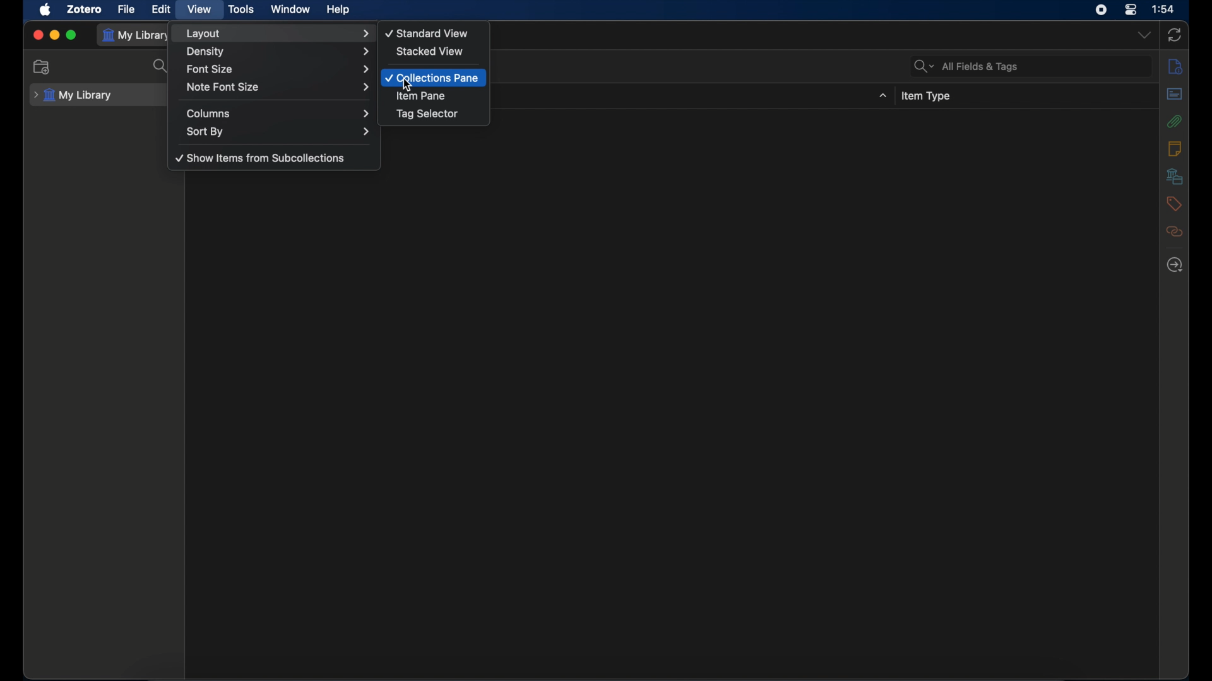  Describe the element at coordinates (37, 35) in the screenshot. I see `close` at that location.